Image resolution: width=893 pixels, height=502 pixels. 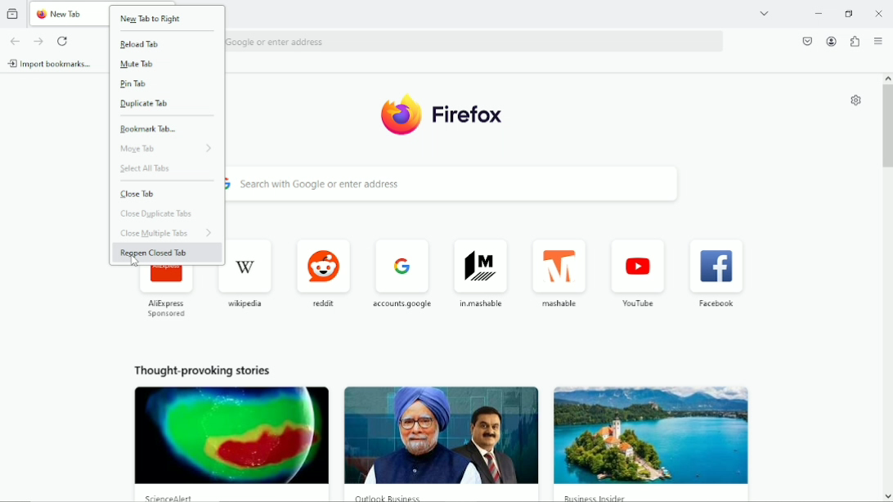 I want to click on science alert, so click(x=172, y=498).